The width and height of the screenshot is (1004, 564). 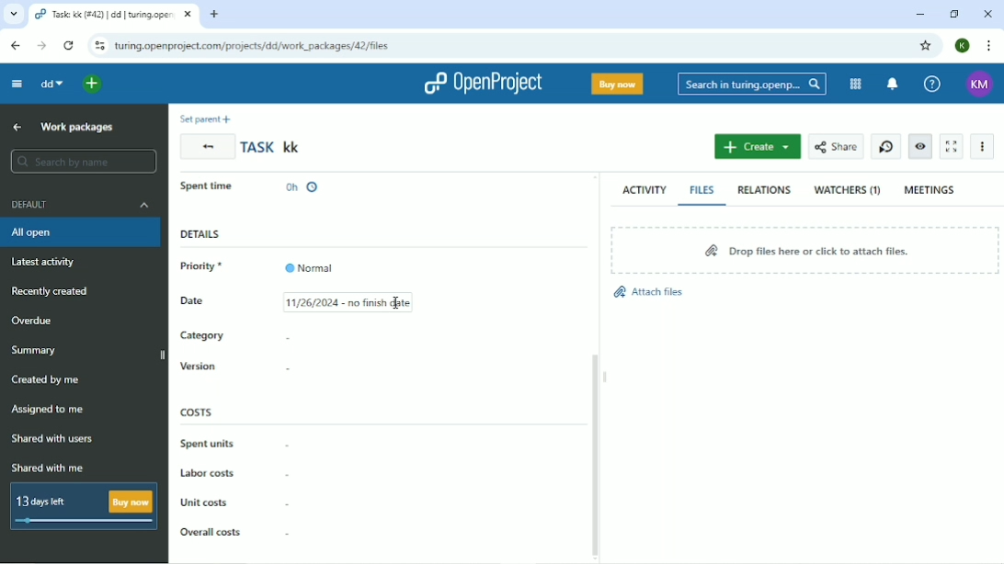 What do you see at coordinates (917, 15) in the screenshot?
I see `Minimize` at bounding box center [917, 15].